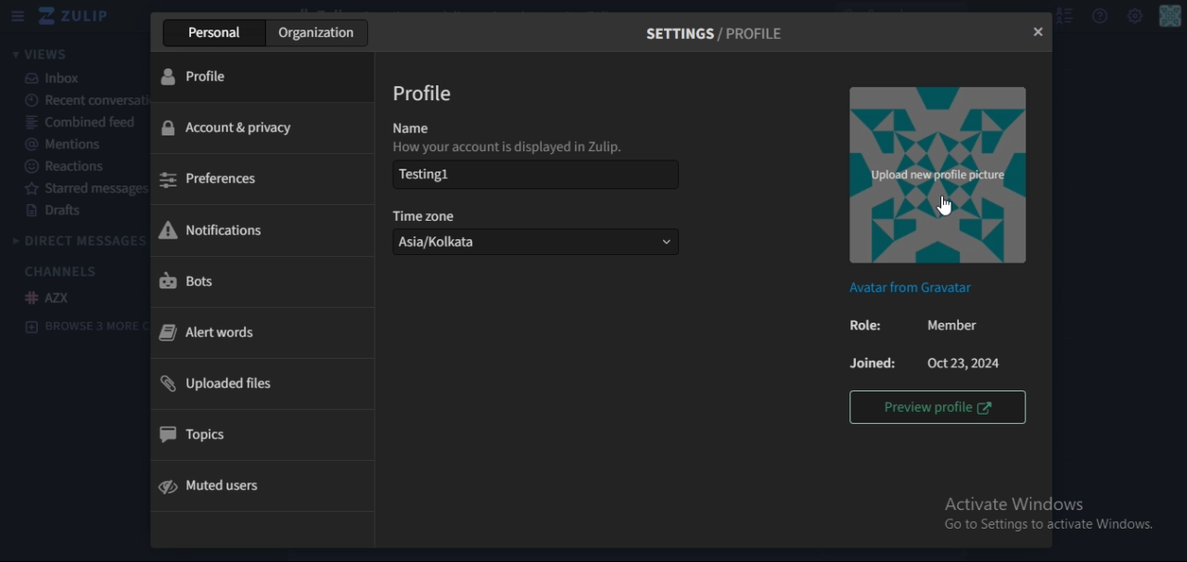 Image resolution: width=1187 pixels, height=562 pixels. I want to click on bots, so click(191, 281).